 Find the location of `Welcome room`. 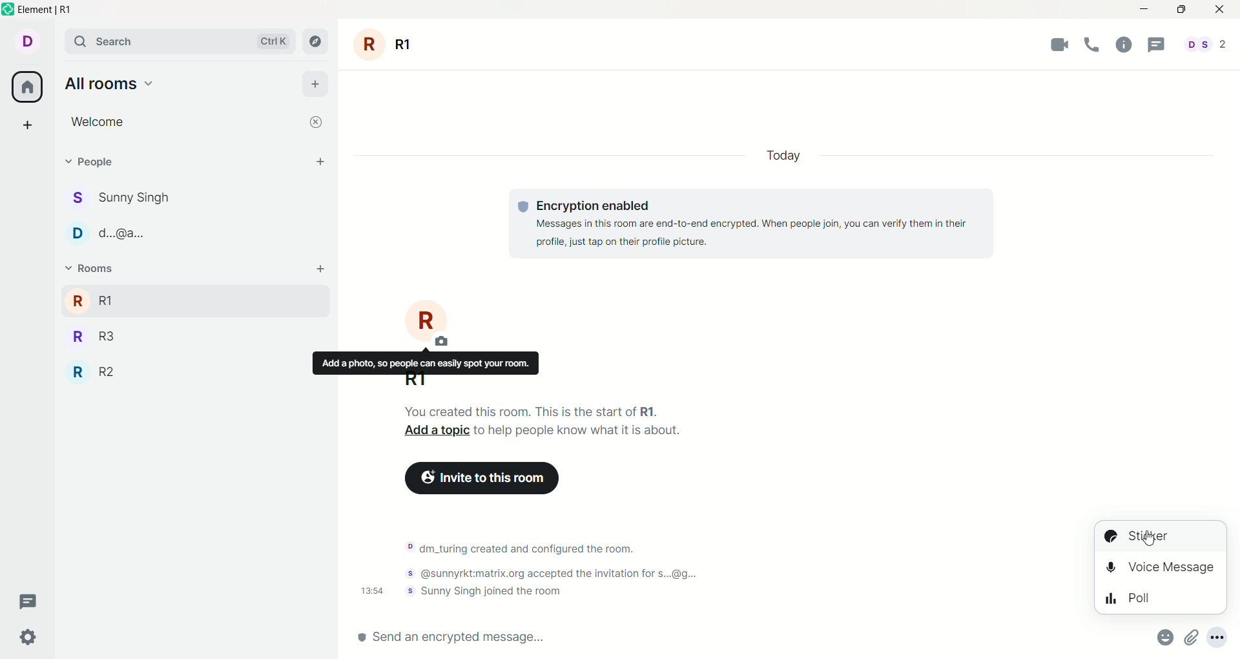

Welcome room is located at coordinates (183, 122).